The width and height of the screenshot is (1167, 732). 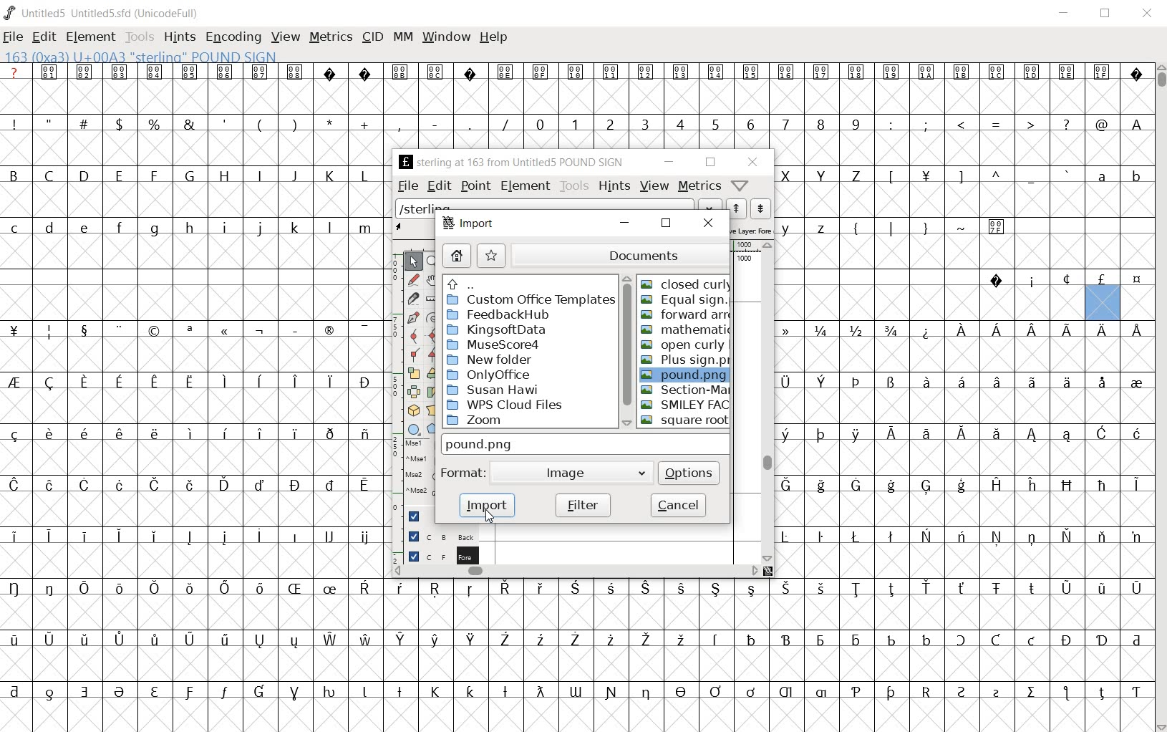 What do you see at coordinates (259, 433) in the screenshot?
I see `Symbol` at bounding box center [259, 433].